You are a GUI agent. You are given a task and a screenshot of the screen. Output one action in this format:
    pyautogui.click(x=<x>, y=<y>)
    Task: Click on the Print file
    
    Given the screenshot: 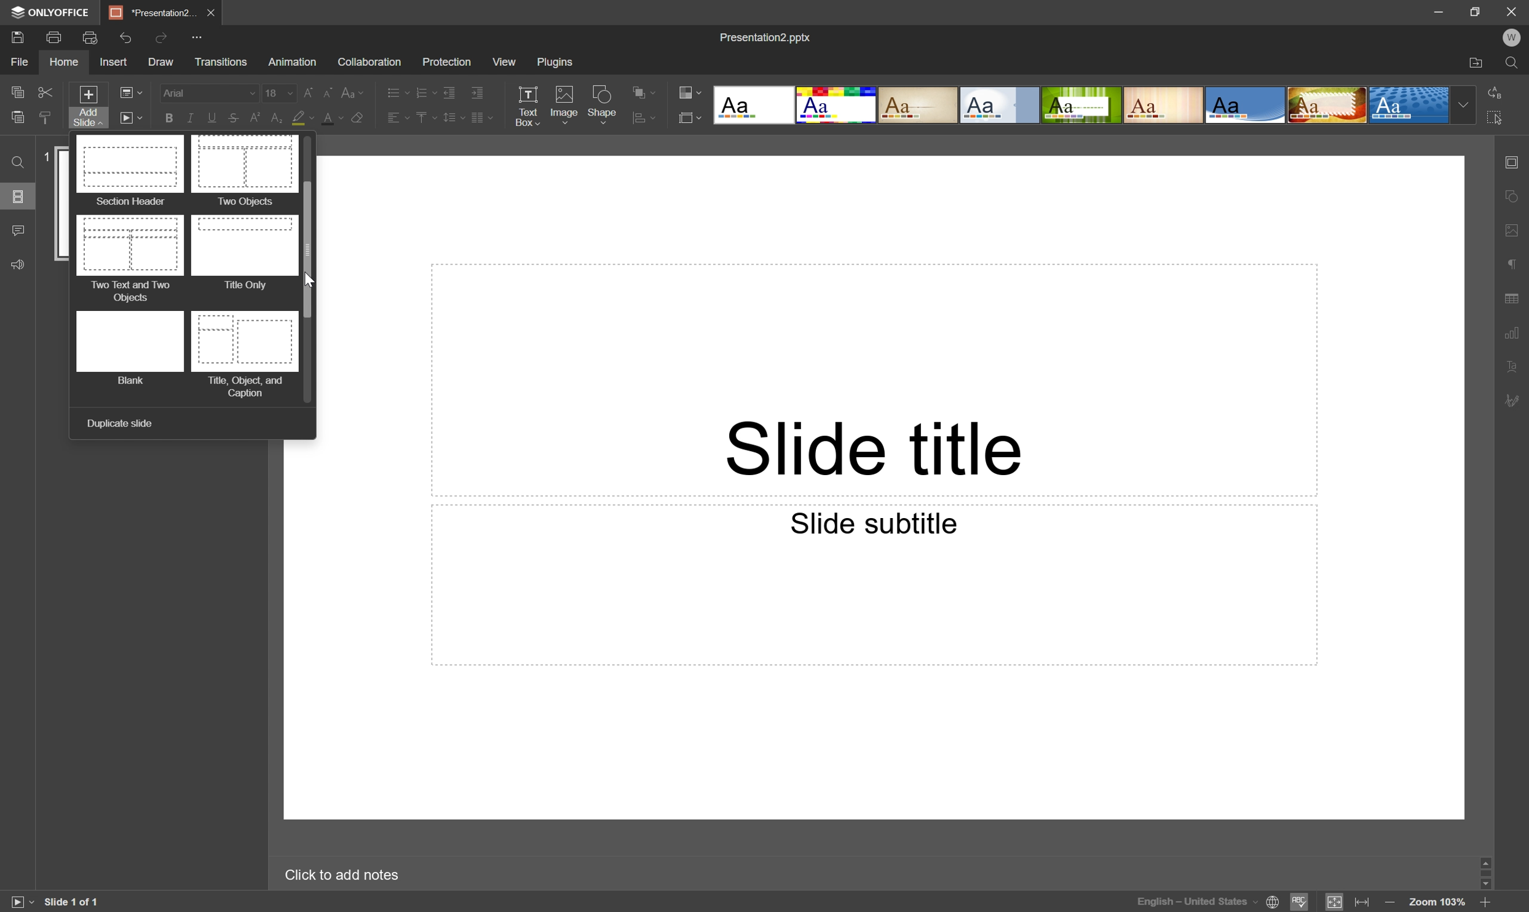 What is the action you would take?
    pyautogui.click(x=55, y=37)
    